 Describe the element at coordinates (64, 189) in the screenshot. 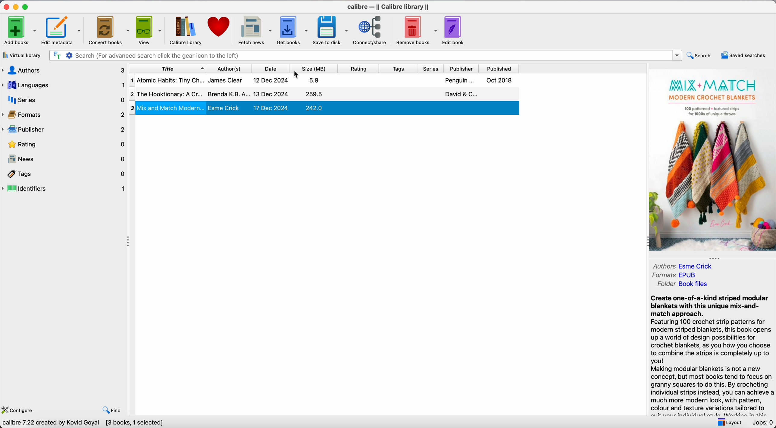

I see `identifiers` at that location.